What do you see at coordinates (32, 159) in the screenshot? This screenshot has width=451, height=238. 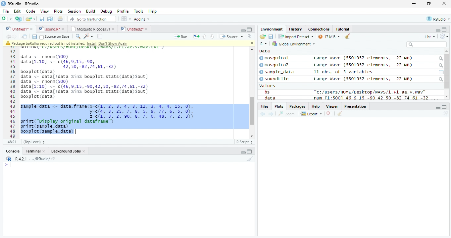 I see `R 4.2.1 - ~/RStudio/` at bounding box center [32, 159].